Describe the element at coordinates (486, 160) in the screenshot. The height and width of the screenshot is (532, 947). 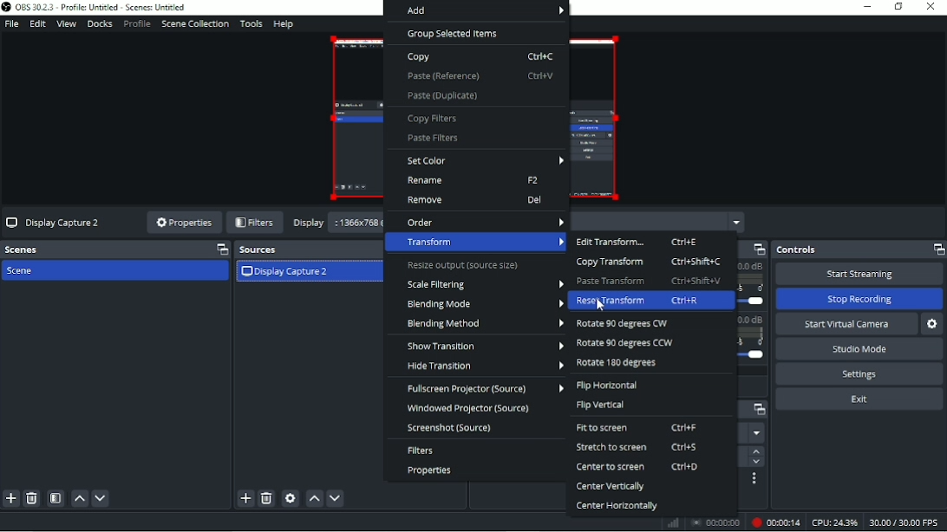
I see `Set color` at that location.